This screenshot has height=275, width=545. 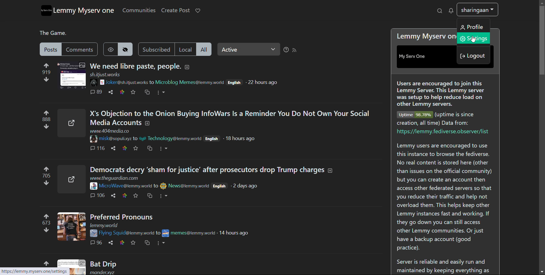 I want to click on communities, so click(x=139, y=10).